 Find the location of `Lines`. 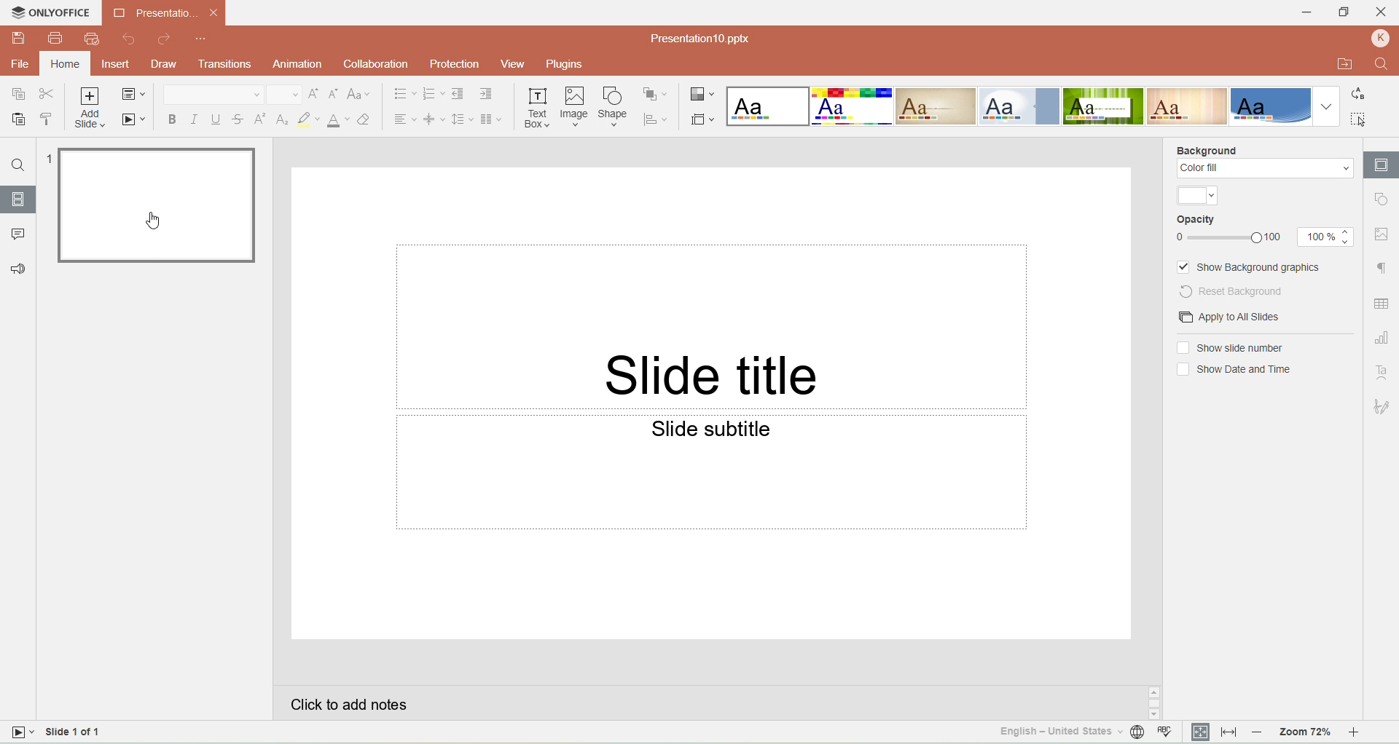

Lines is located at coordinates (1188, 106).